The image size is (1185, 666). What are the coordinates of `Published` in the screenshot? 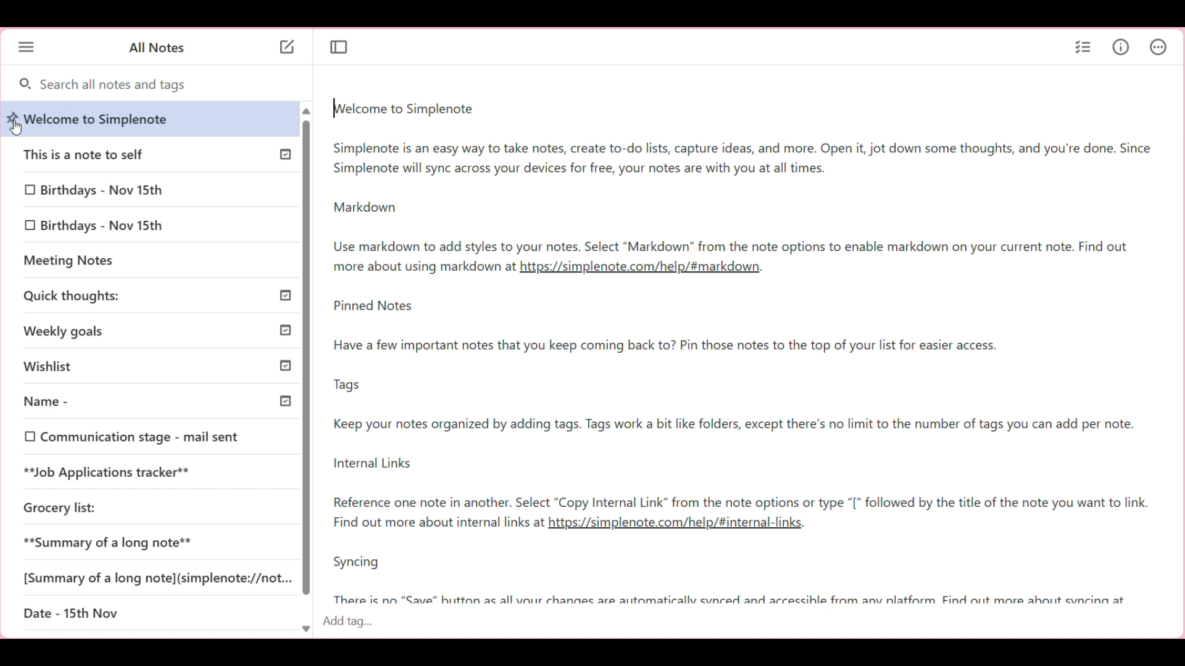 It's located at (281, 154).